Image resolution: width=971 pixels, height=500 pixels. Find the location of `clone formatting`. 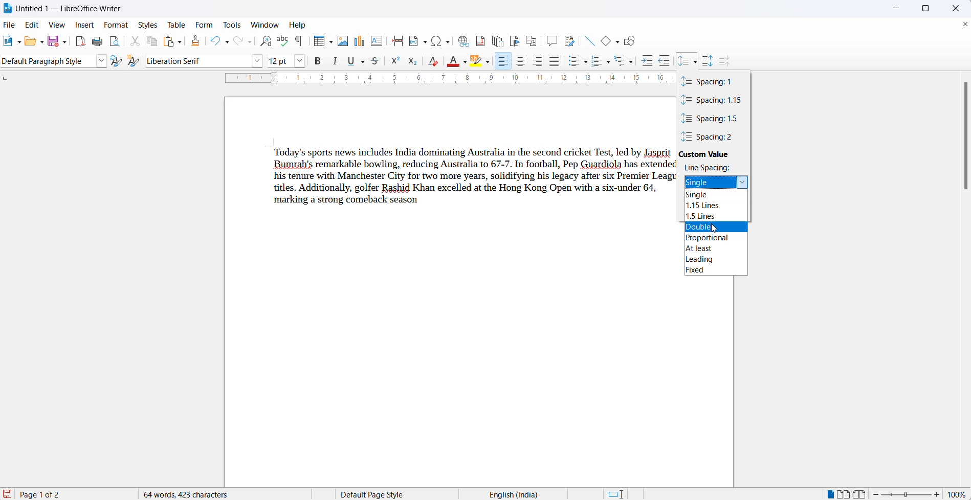

clone formatting is located at coordinates (197, 42).